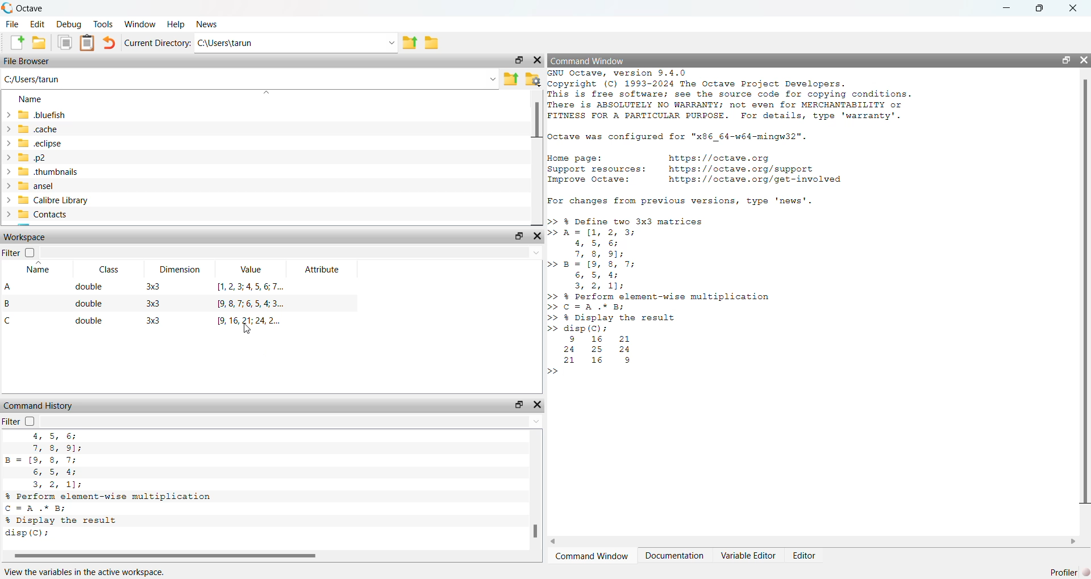  What do you see at coordinates (32, 130) in the screenshot?
I see `cache` at bounding box center [32, 130].